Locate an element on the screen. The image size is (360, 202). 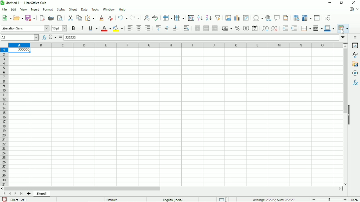
Format is located at coordinates (48, 10).